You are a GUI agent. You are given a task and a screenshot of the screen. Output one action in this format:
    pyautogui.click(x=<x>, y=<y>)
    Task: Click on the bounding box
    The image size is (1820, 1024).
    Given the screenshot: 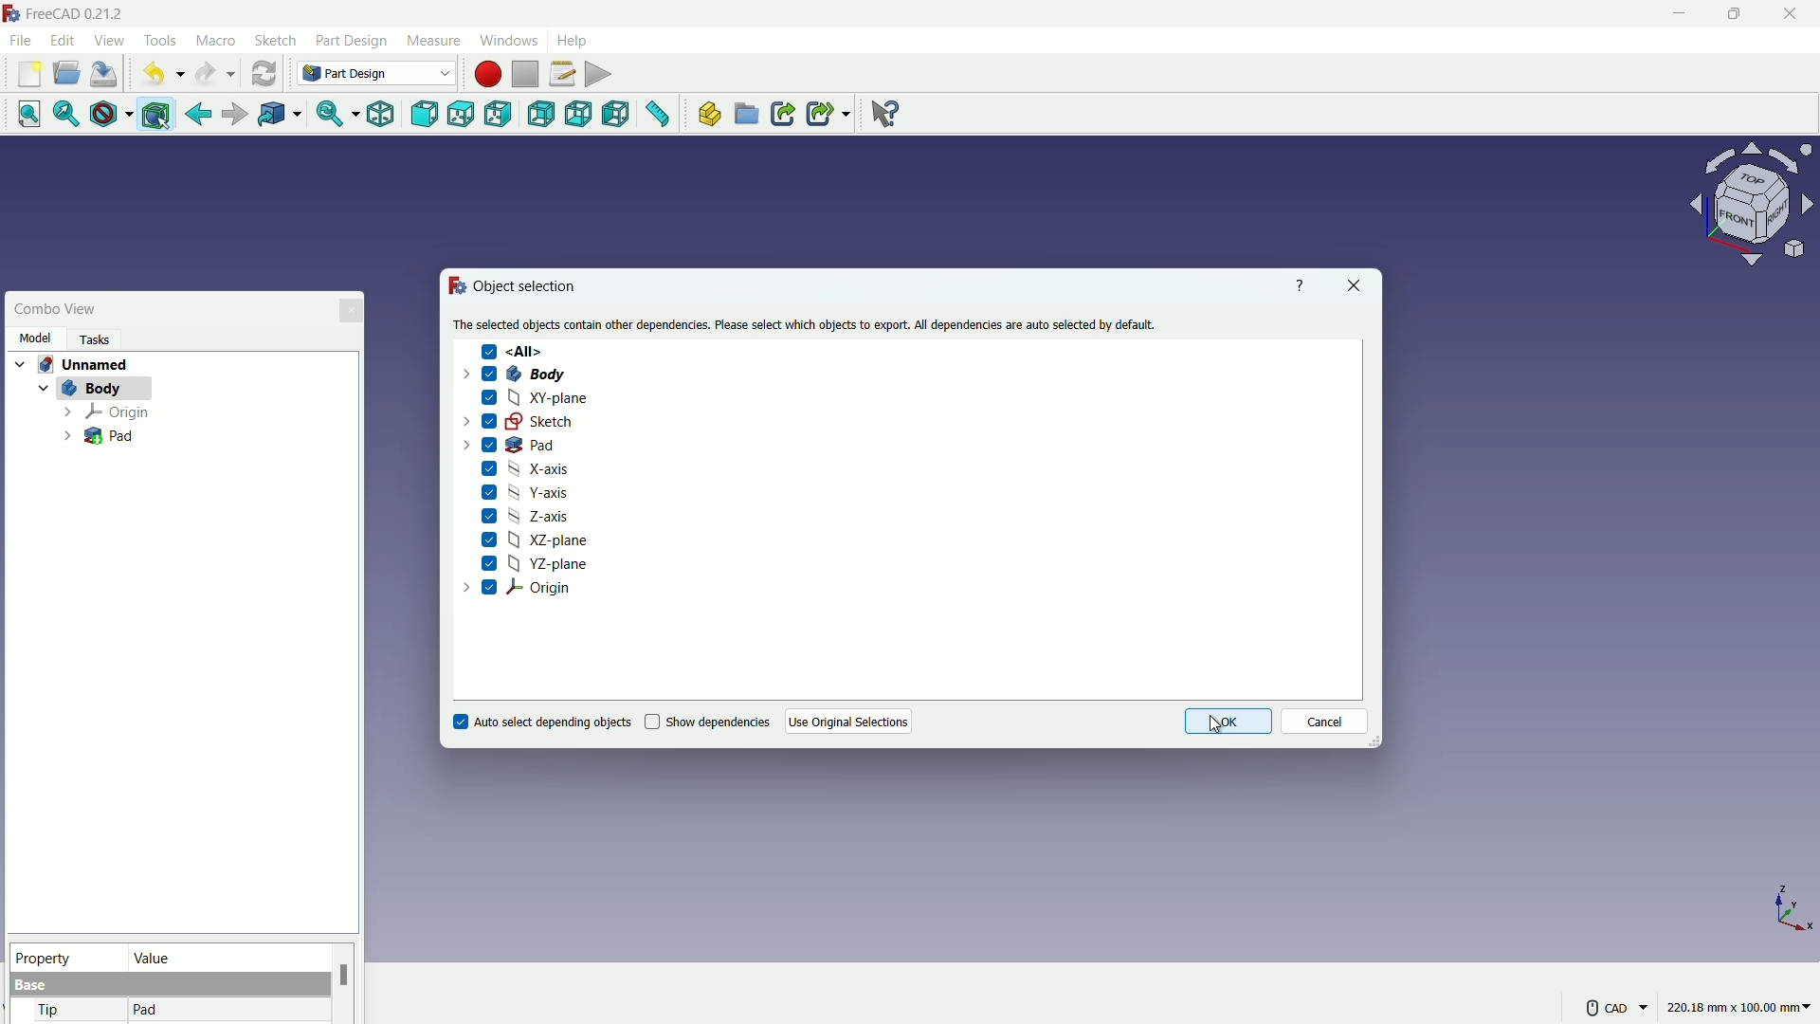 What is the action you would take?
    pyautogui.click(x=158, y=116)
    